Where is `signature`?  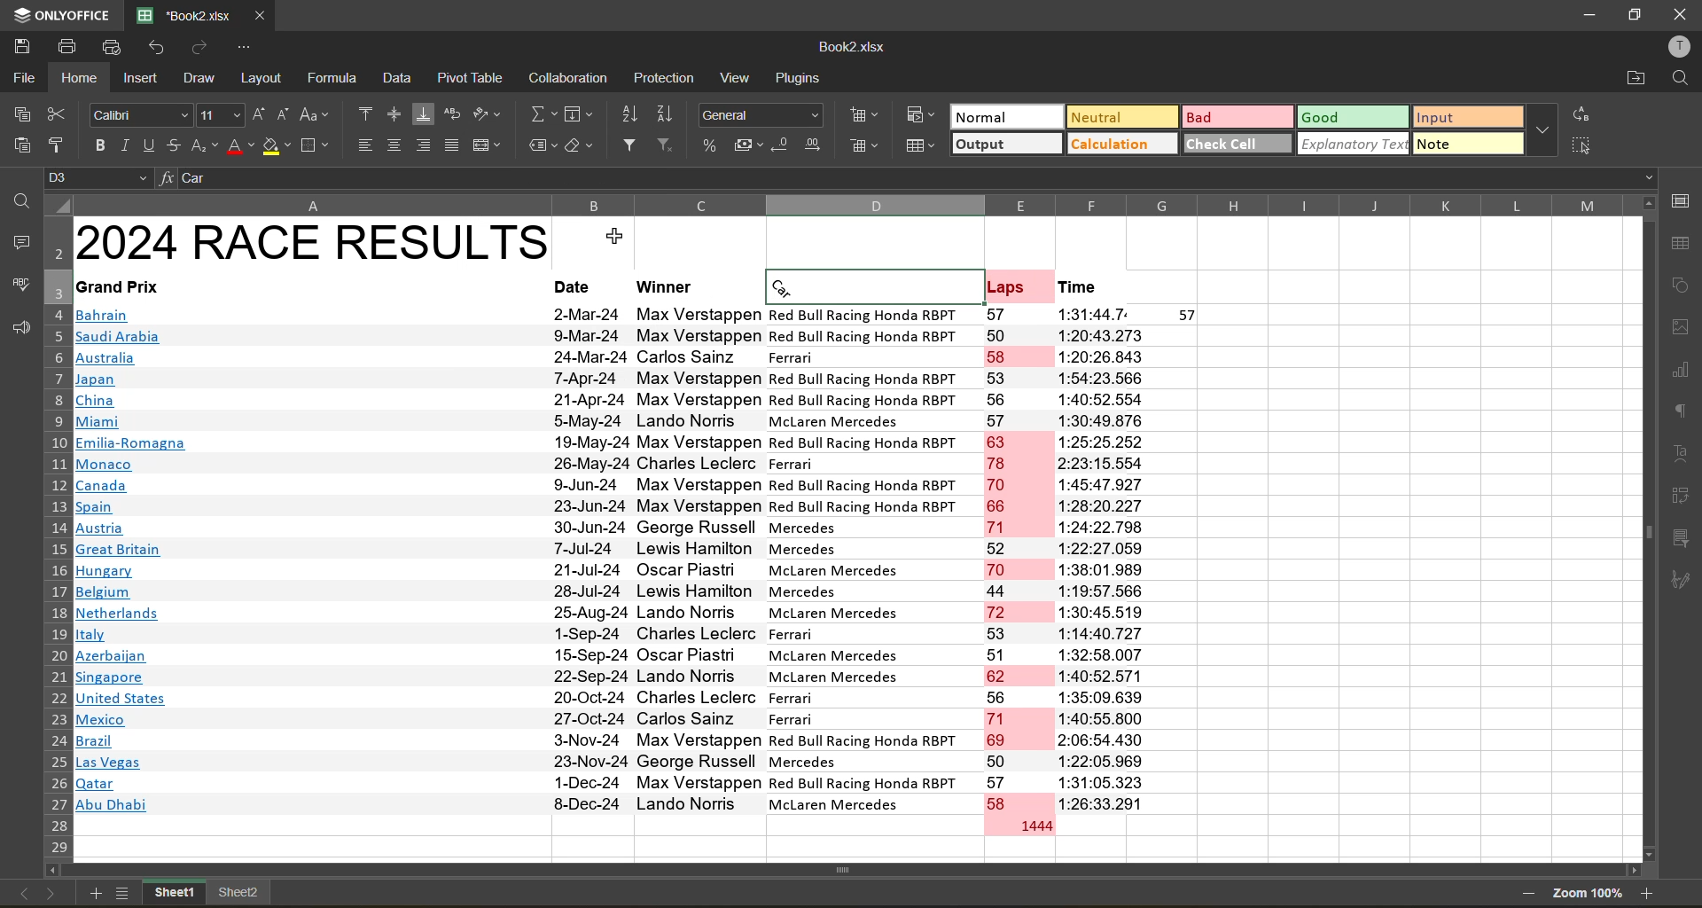 signature is located at coordinates (1682, 580).